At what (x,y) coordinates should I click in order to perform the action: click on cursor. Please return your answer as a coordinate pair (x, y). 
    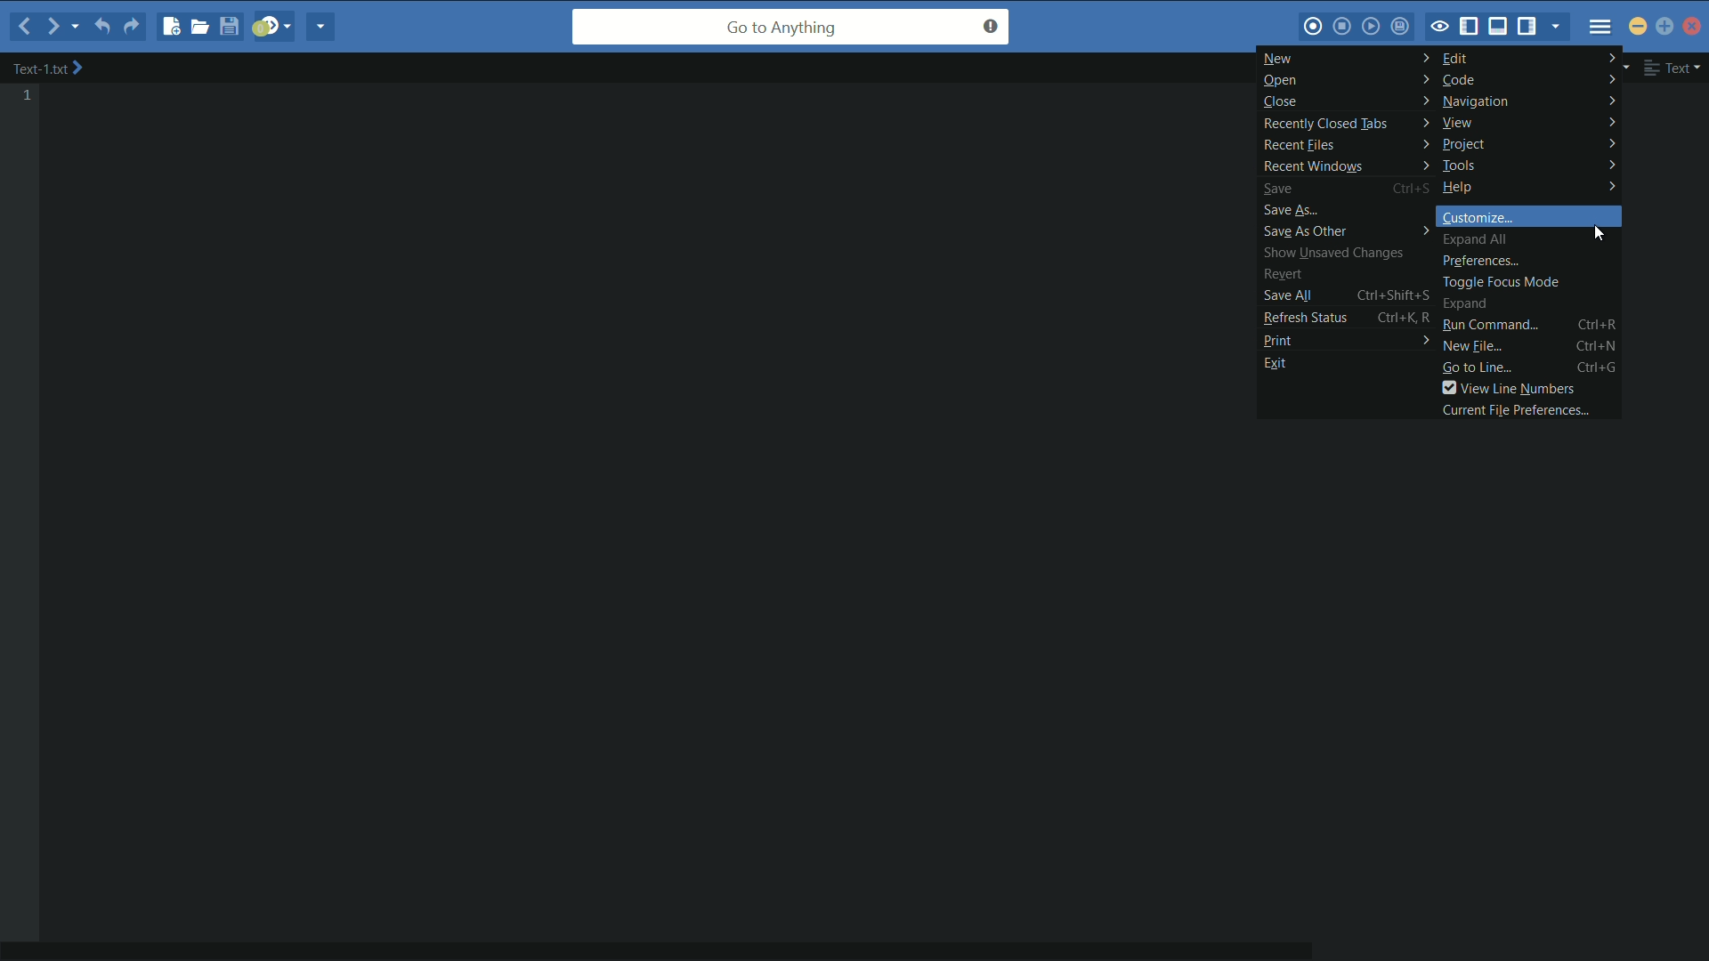
    Looking at the image, I should click on (1604, 233).